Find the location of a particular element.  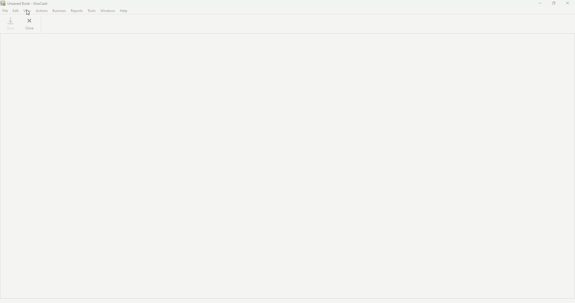

File is located at coordinates (5, 11).